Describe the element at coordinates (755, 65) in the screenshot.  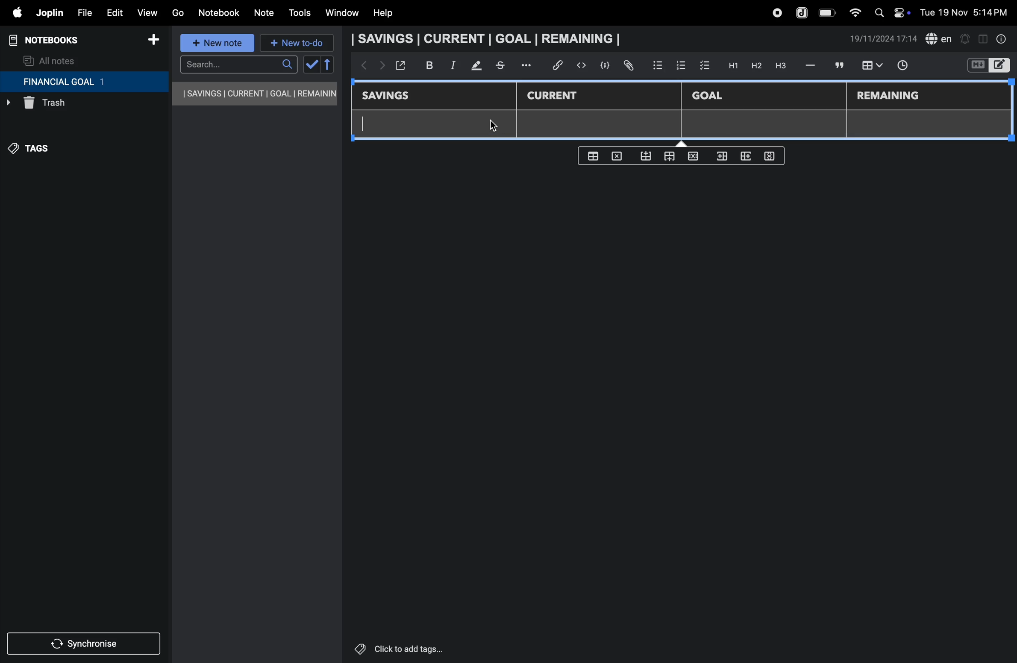
I see `h2` at that location.